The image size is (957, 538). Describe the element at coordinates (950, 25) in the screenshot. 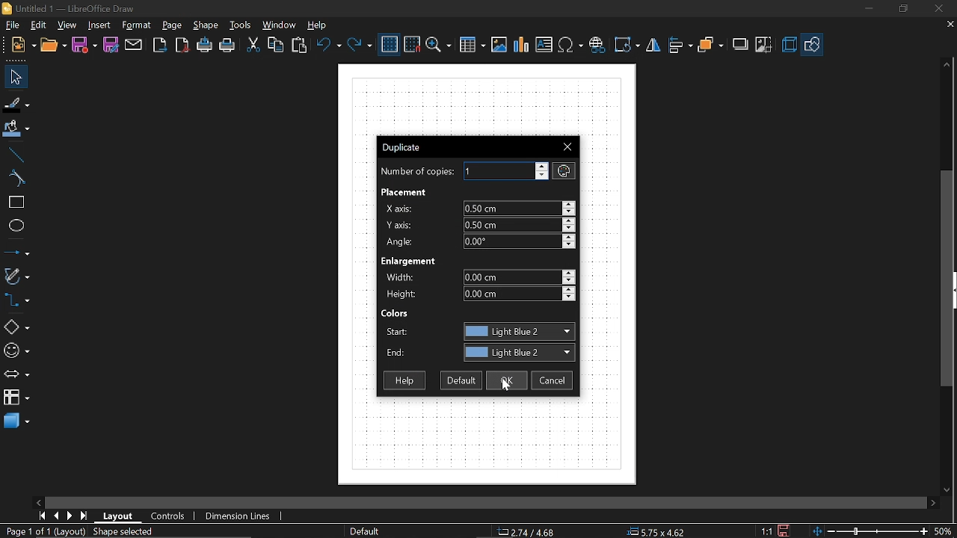

I see `CLose tab` at that location.